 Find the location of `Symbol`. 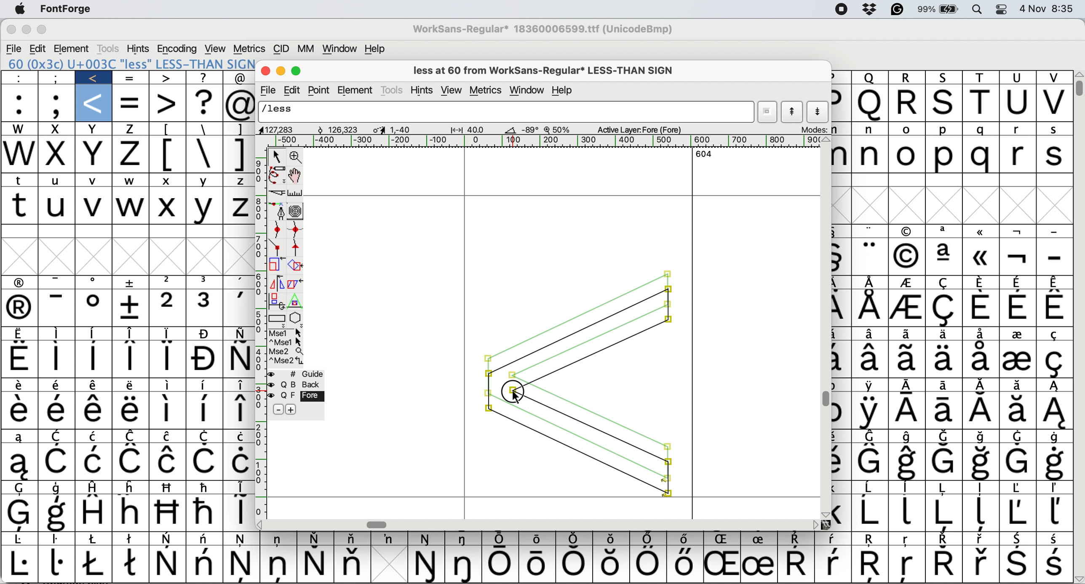

Symbol is located at coordinates (21, 309).